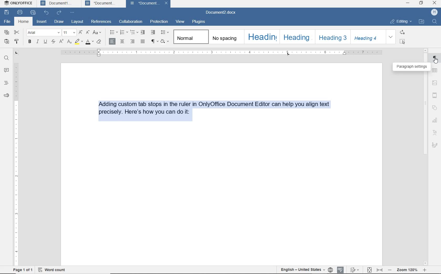  Describe the element at coordinates (17, 158) in the screenshot. I see `ruler` at that location.